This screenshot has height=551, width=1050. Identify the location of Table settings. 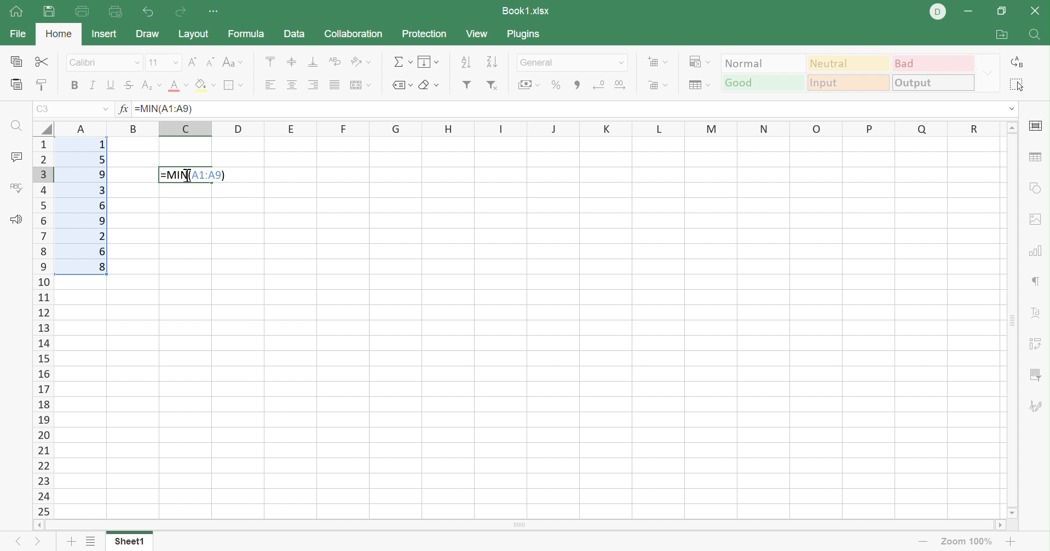
(1036, 157).